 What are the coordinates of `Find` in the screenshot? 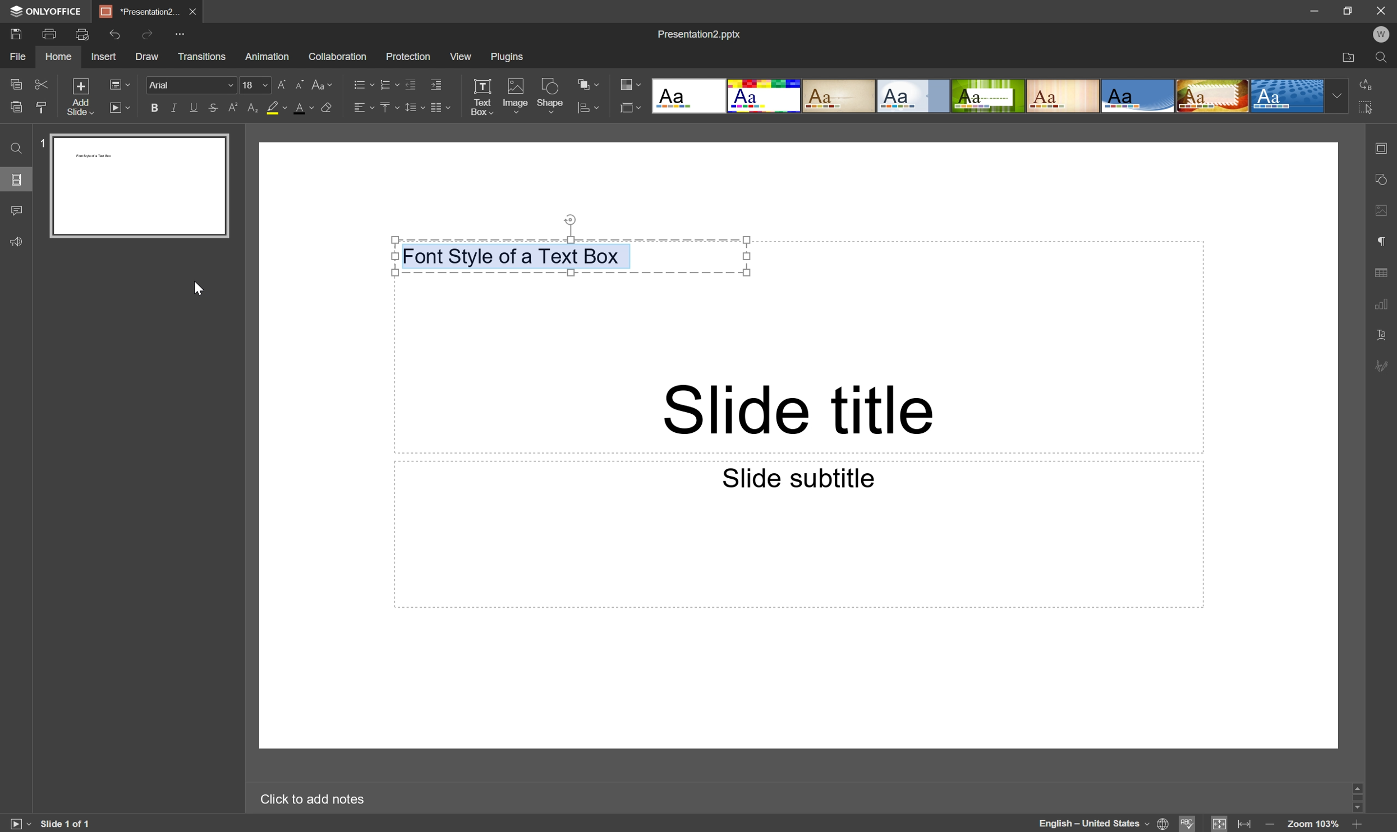 It's located at (17, 146).